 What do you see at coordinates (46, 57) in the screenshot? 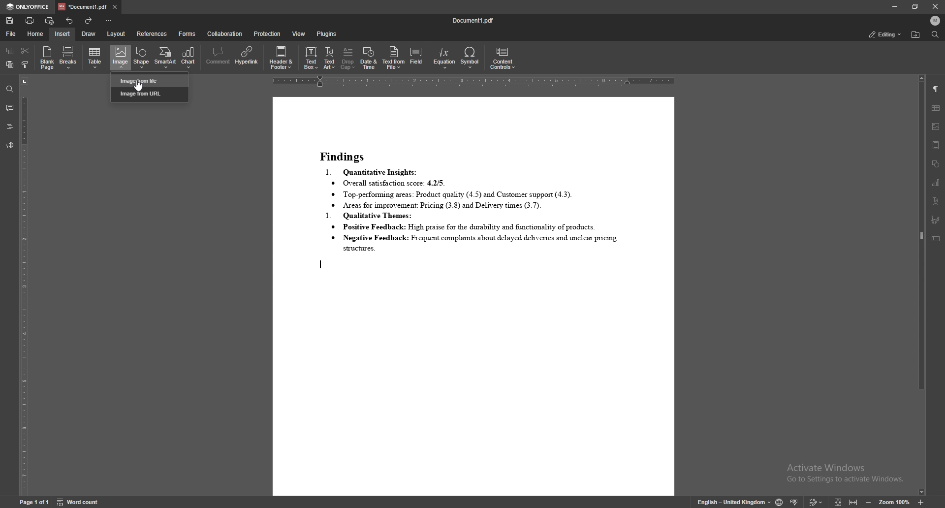
I see `blank page` at bounding box center [46, 57].